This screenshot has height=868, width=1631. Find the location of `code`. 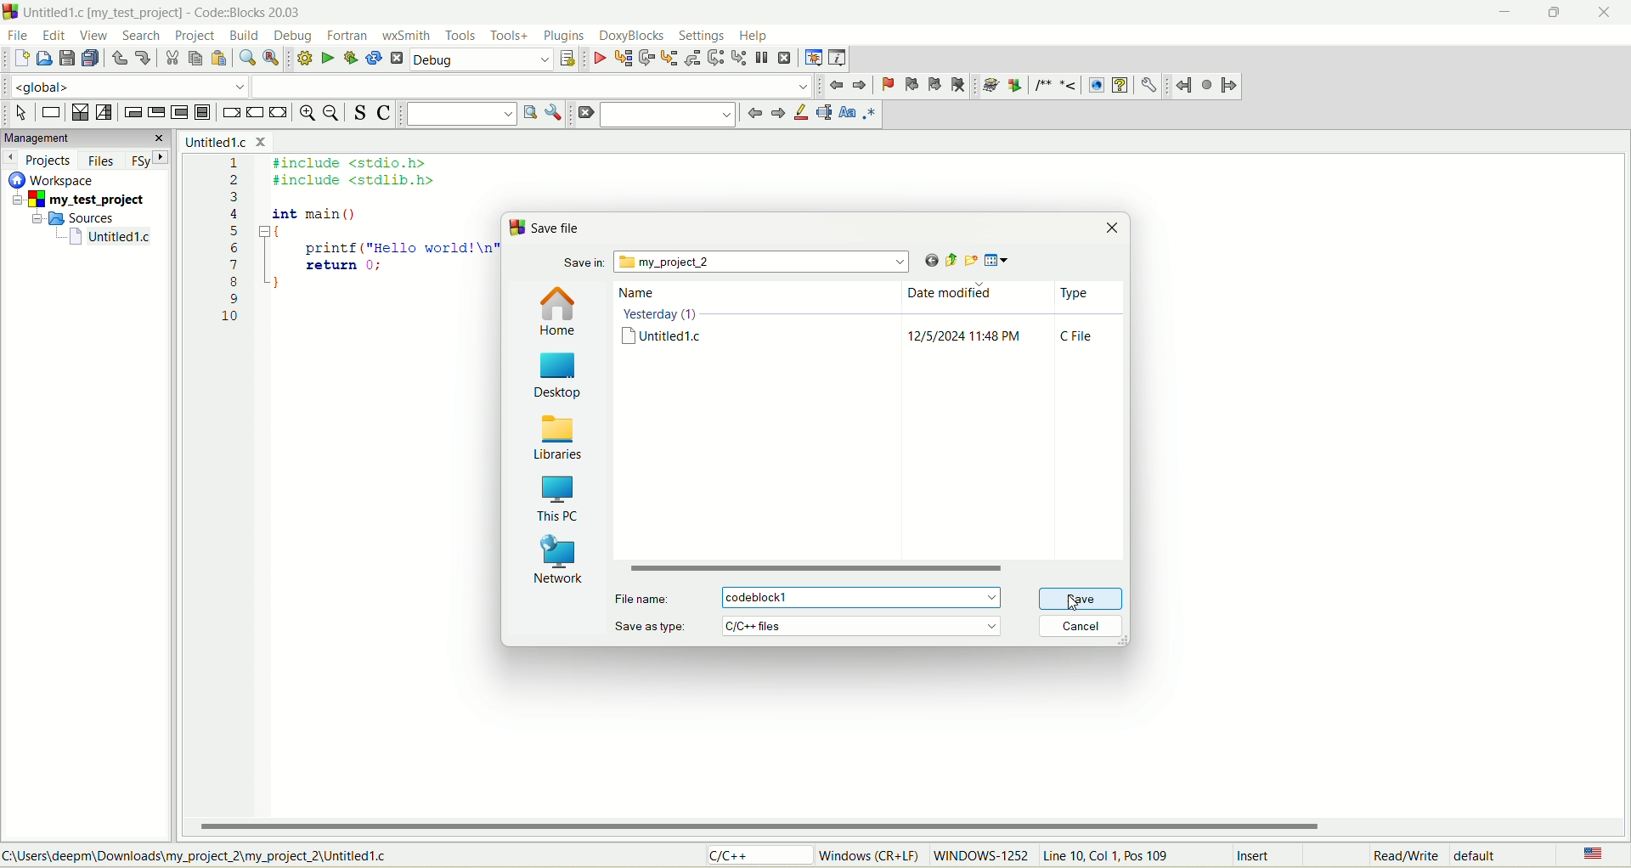

code is located at coordinates (351, 255).